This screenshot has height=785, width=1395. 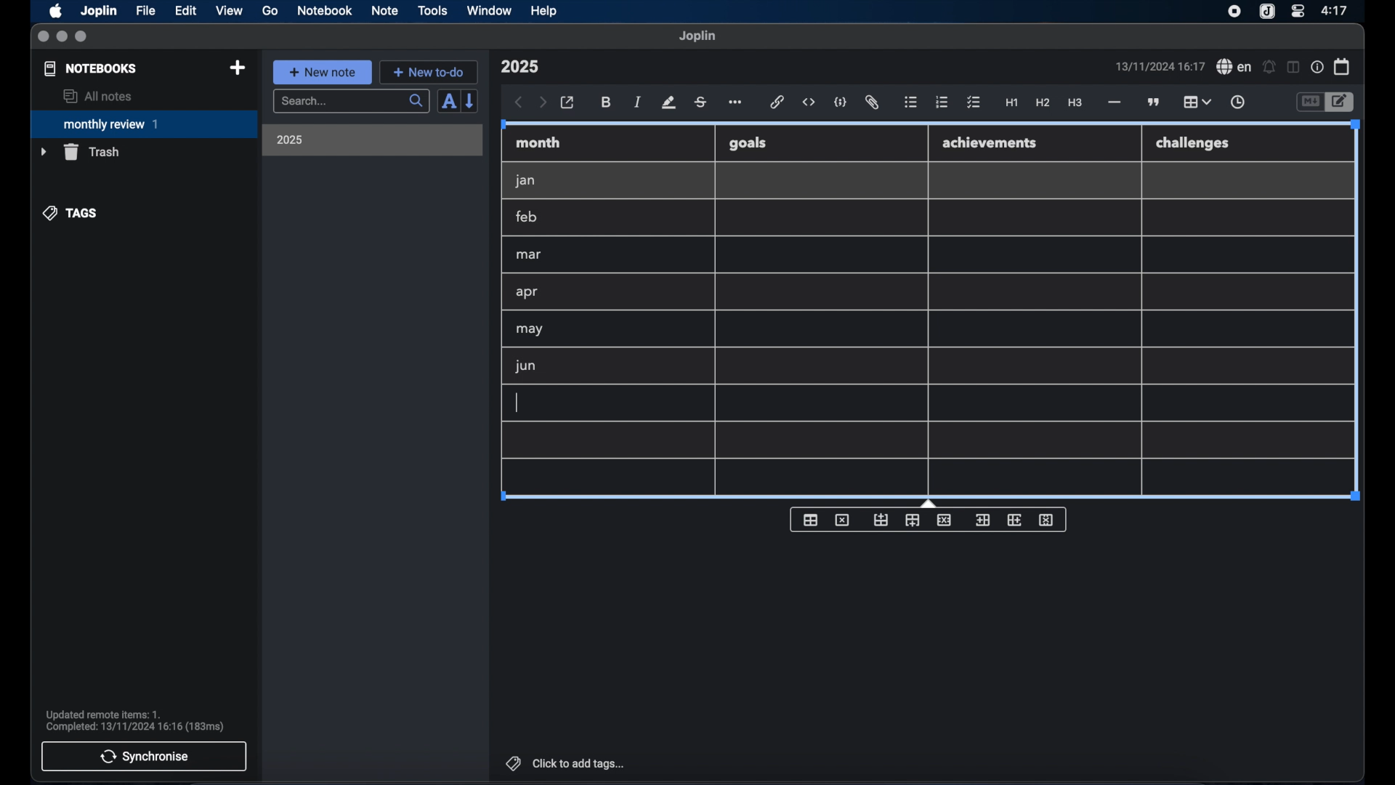 I want to click on horizontal rule, so click(x=1113, y=102).